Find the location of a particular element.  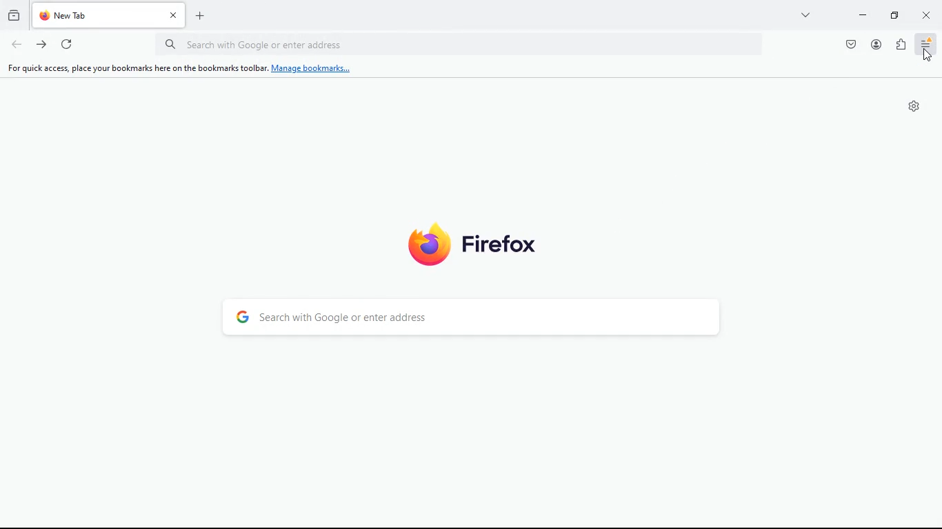

maximize is located at coordinates (892, 14).